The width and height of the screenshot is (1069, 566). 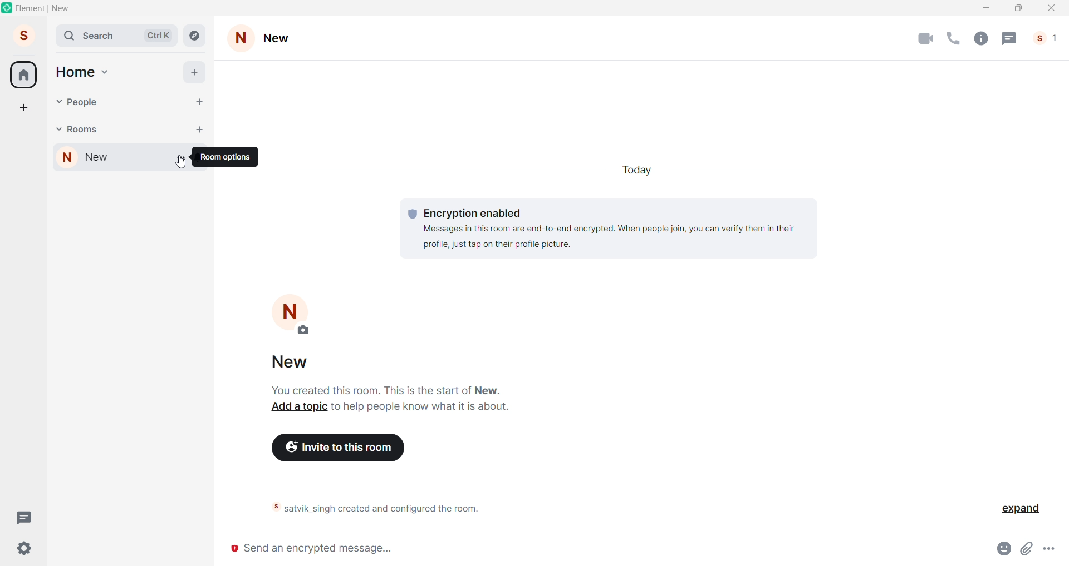 What do you see at coordinates (1052, 549) in the screenshot?
I see `more options` at bounding box center [1052, 549].